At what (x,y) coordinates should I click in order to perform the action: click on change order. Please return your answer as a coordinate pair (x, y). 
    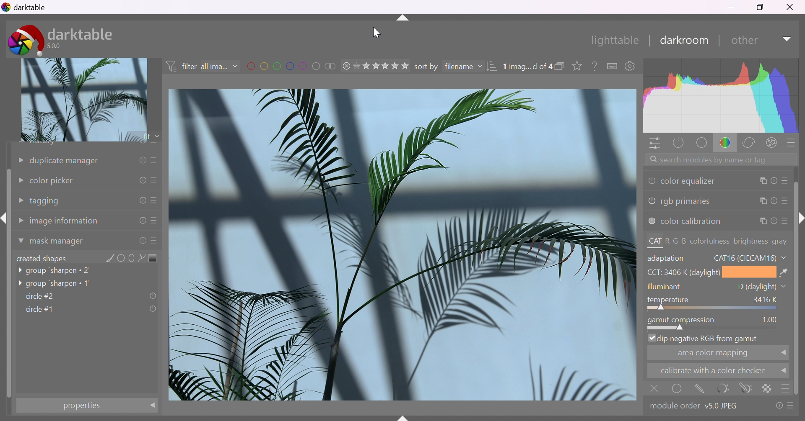
    Looking at the image, I should click on (493, 67).